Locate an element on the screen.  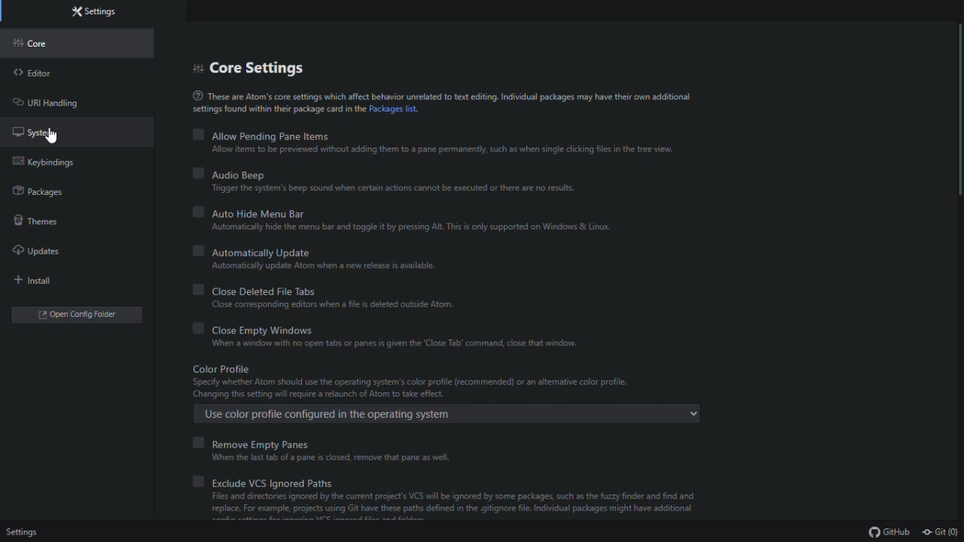
Editor is located at coordinates (43, 72).